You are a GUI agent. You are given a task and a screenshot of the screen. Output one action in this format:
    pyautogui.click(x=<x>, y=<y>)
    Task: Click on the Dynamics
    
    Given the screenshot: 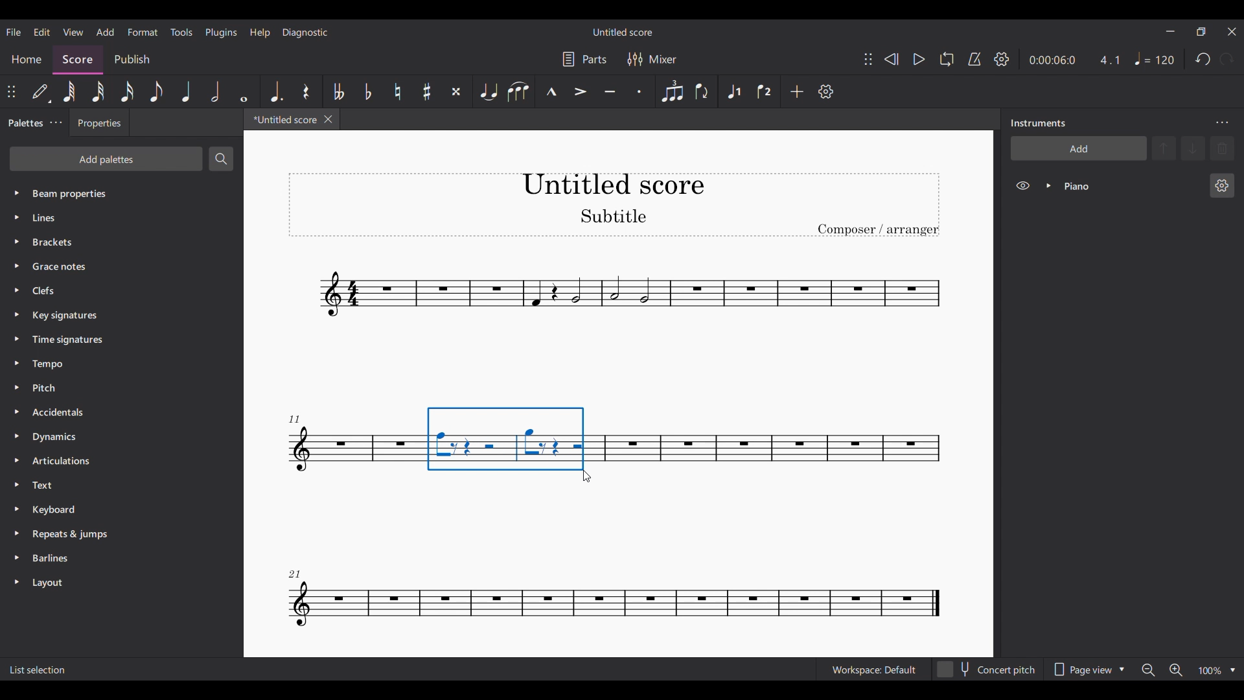 What is the action you would take?
    pyautogui.click(x=109, y=438)
    